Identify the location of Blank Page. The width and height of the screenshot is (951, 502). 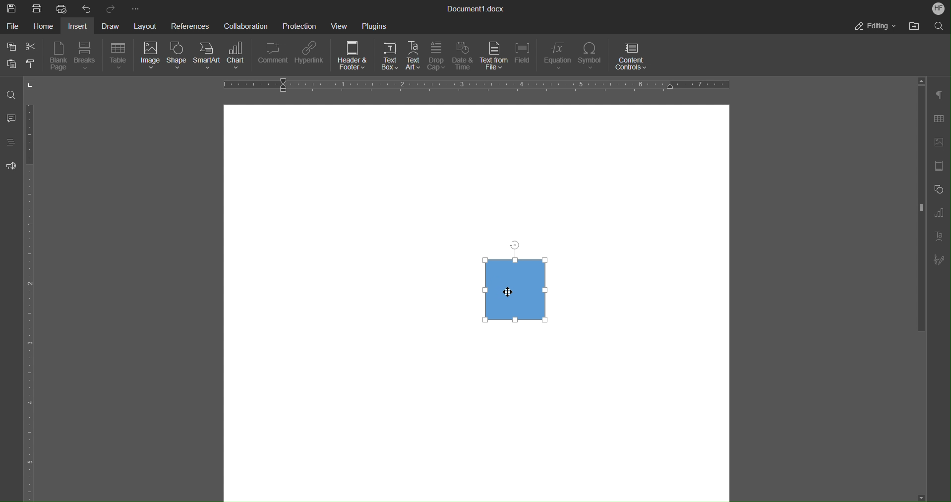
(59, 57).